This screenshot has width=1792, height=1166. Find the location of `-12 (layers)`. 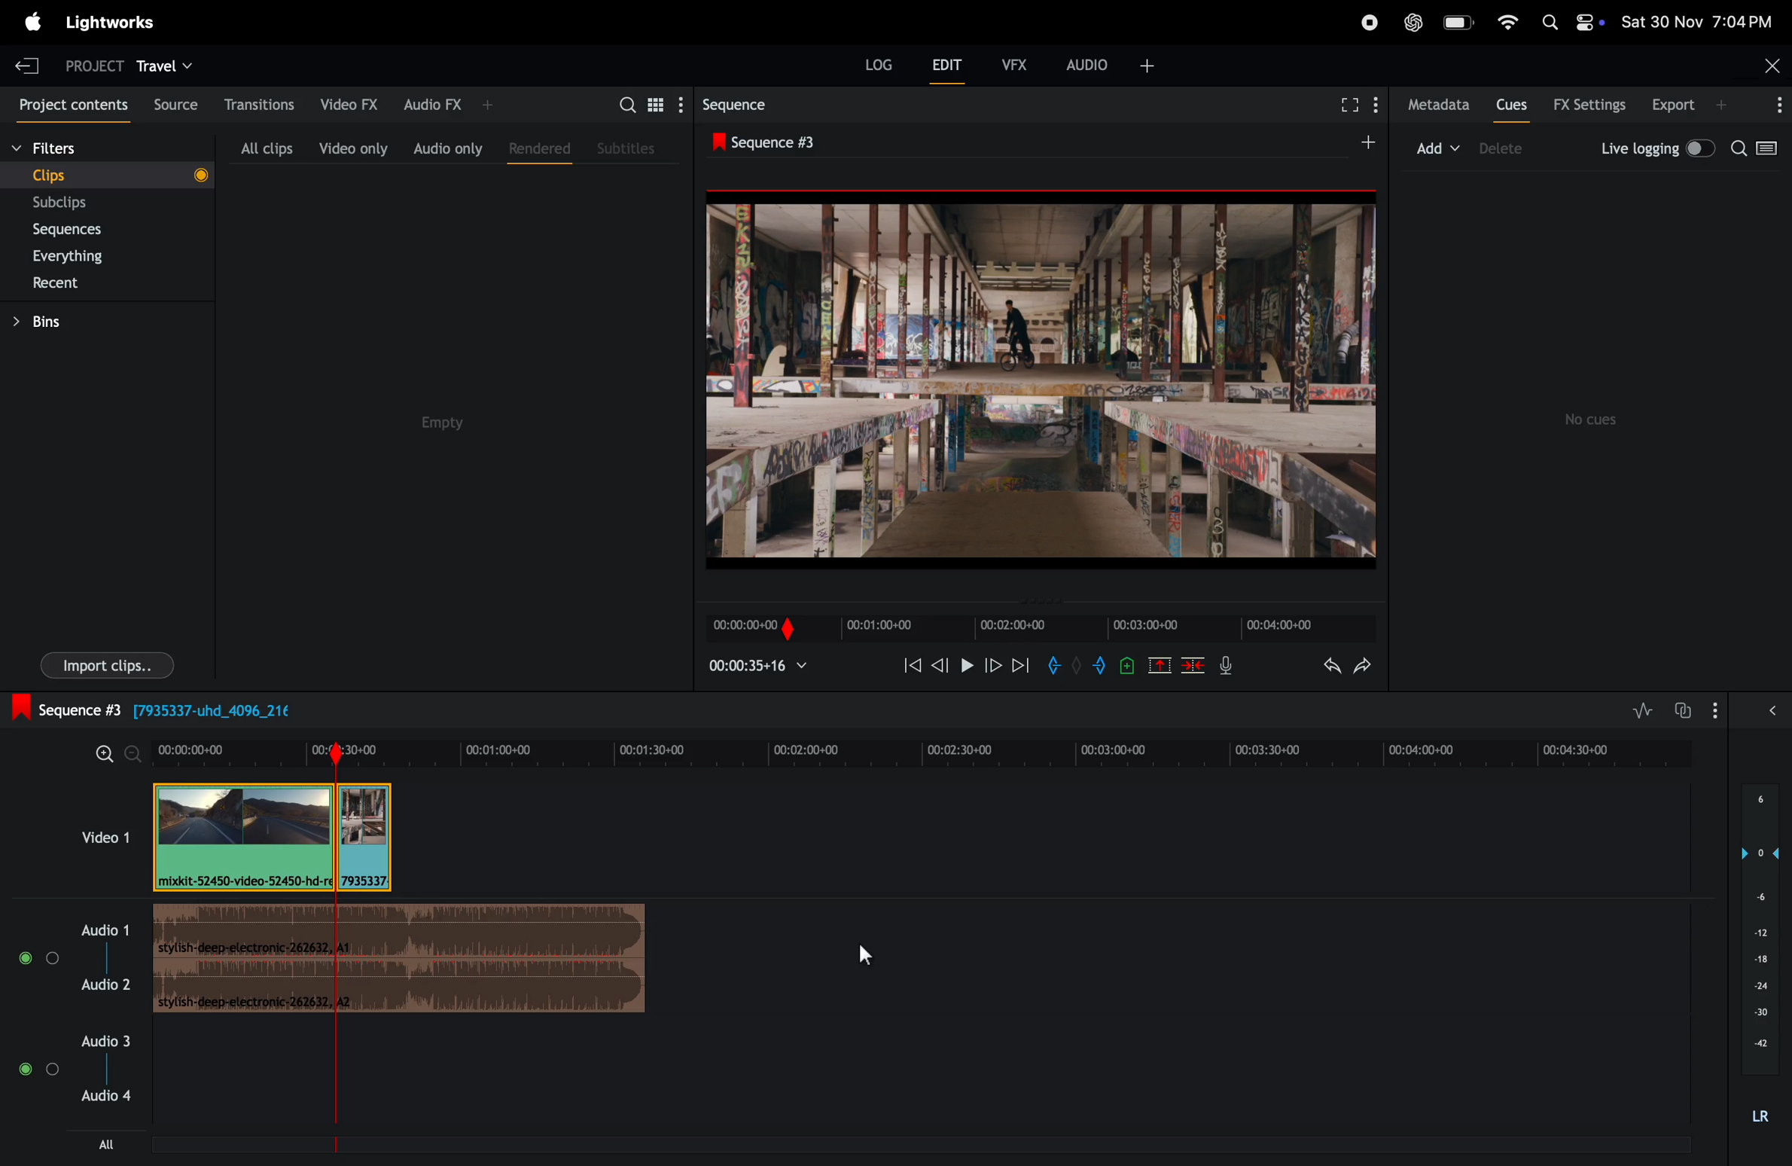

-12 (layers) is located at coordinates (1754, 932).